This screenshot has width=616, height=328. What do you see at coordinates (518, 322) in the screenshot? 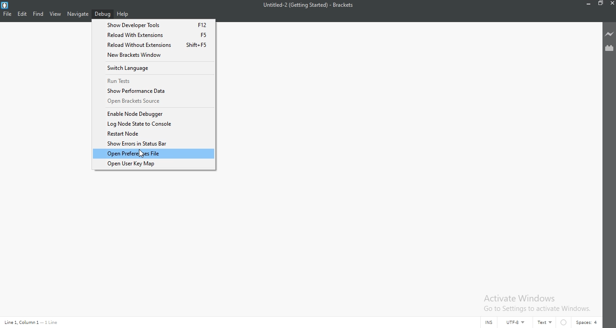
I see `UTF-8` at bounding box center [518, 322].